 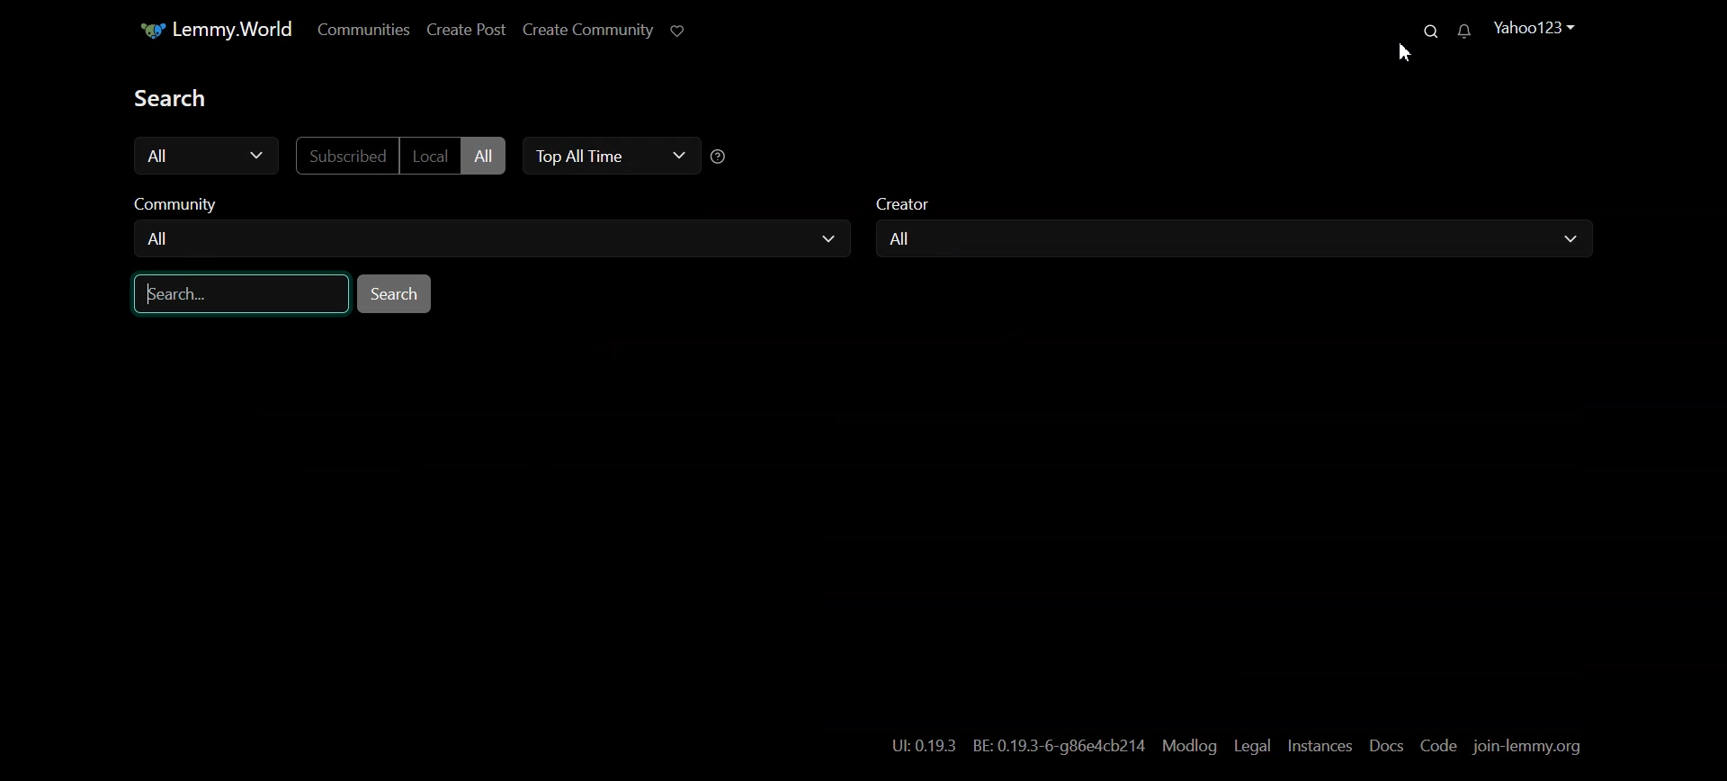 I want to click on Unread Message, so click(x=1468, y=31).